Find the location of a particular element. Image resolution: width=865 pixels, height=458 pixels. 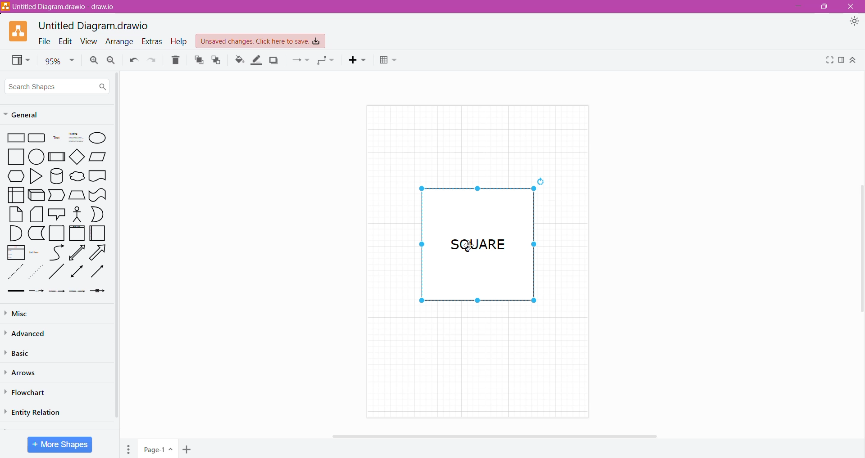

Unsaved Changes. Click here to save is located at coordinates (261, 41).